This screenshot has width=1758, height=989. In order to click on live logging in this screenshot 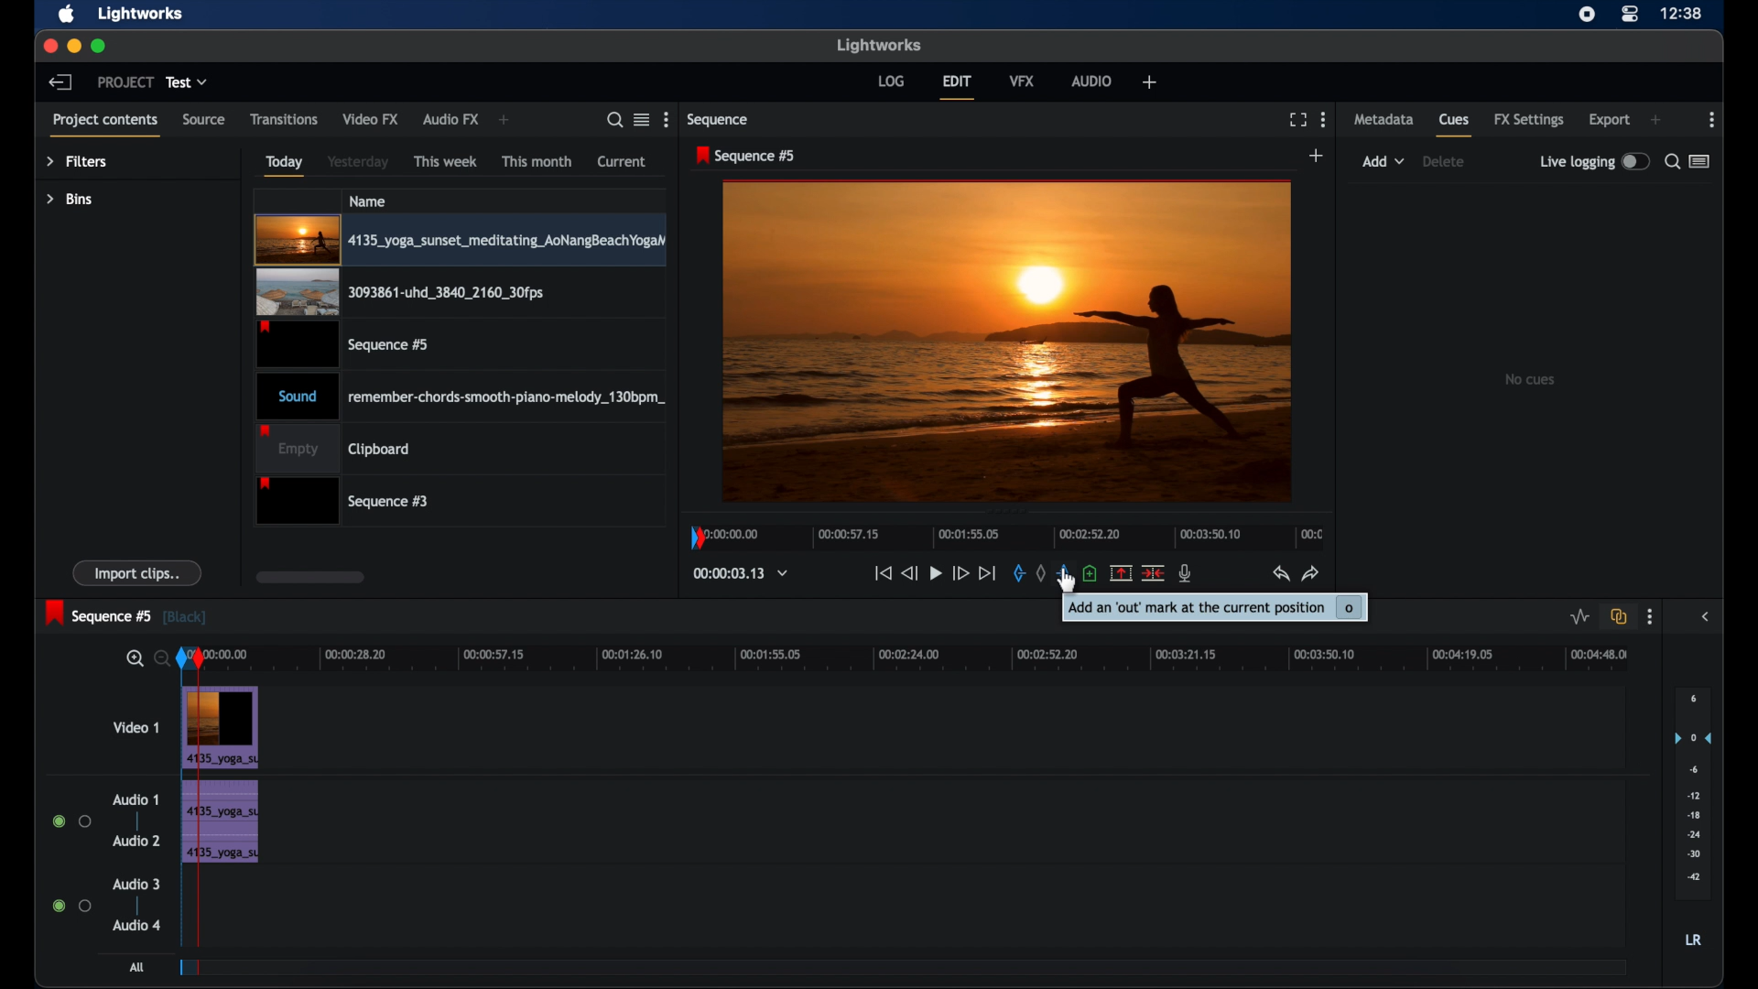, I will do `click(1592, 161)`.